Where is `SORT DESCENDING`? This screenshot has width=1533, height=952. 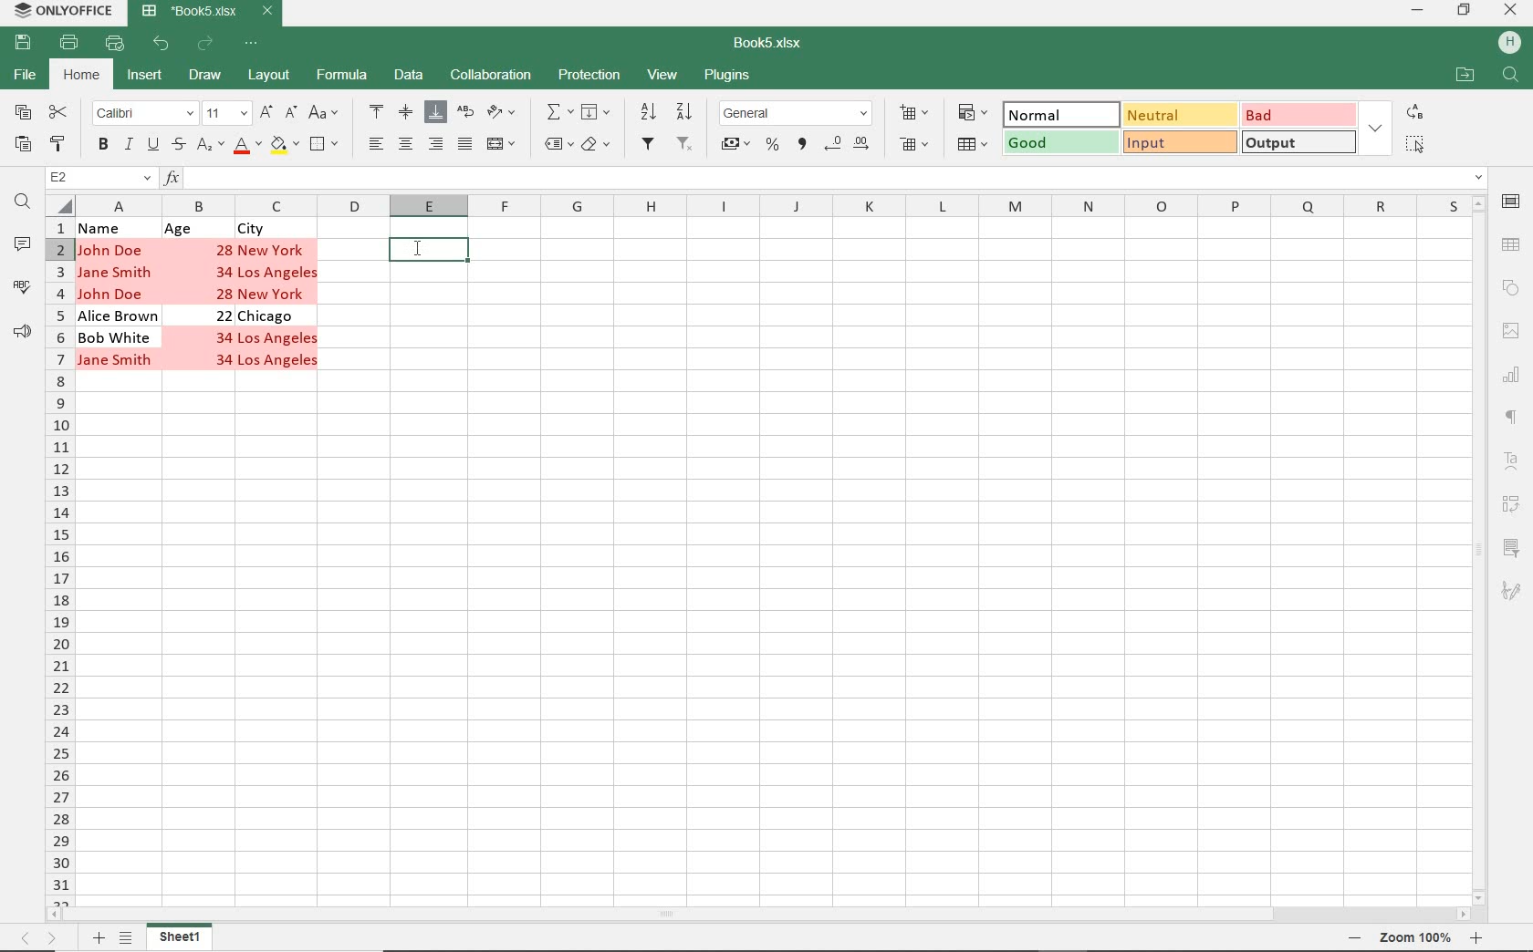 SORT DESCENDING is located at coordinates (687, 111).